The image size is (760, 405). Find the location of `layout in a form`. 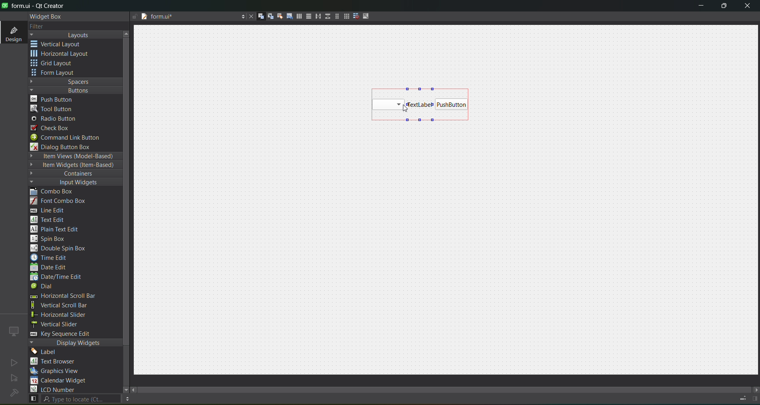

layout in a form is located at coordinates (334, 16).